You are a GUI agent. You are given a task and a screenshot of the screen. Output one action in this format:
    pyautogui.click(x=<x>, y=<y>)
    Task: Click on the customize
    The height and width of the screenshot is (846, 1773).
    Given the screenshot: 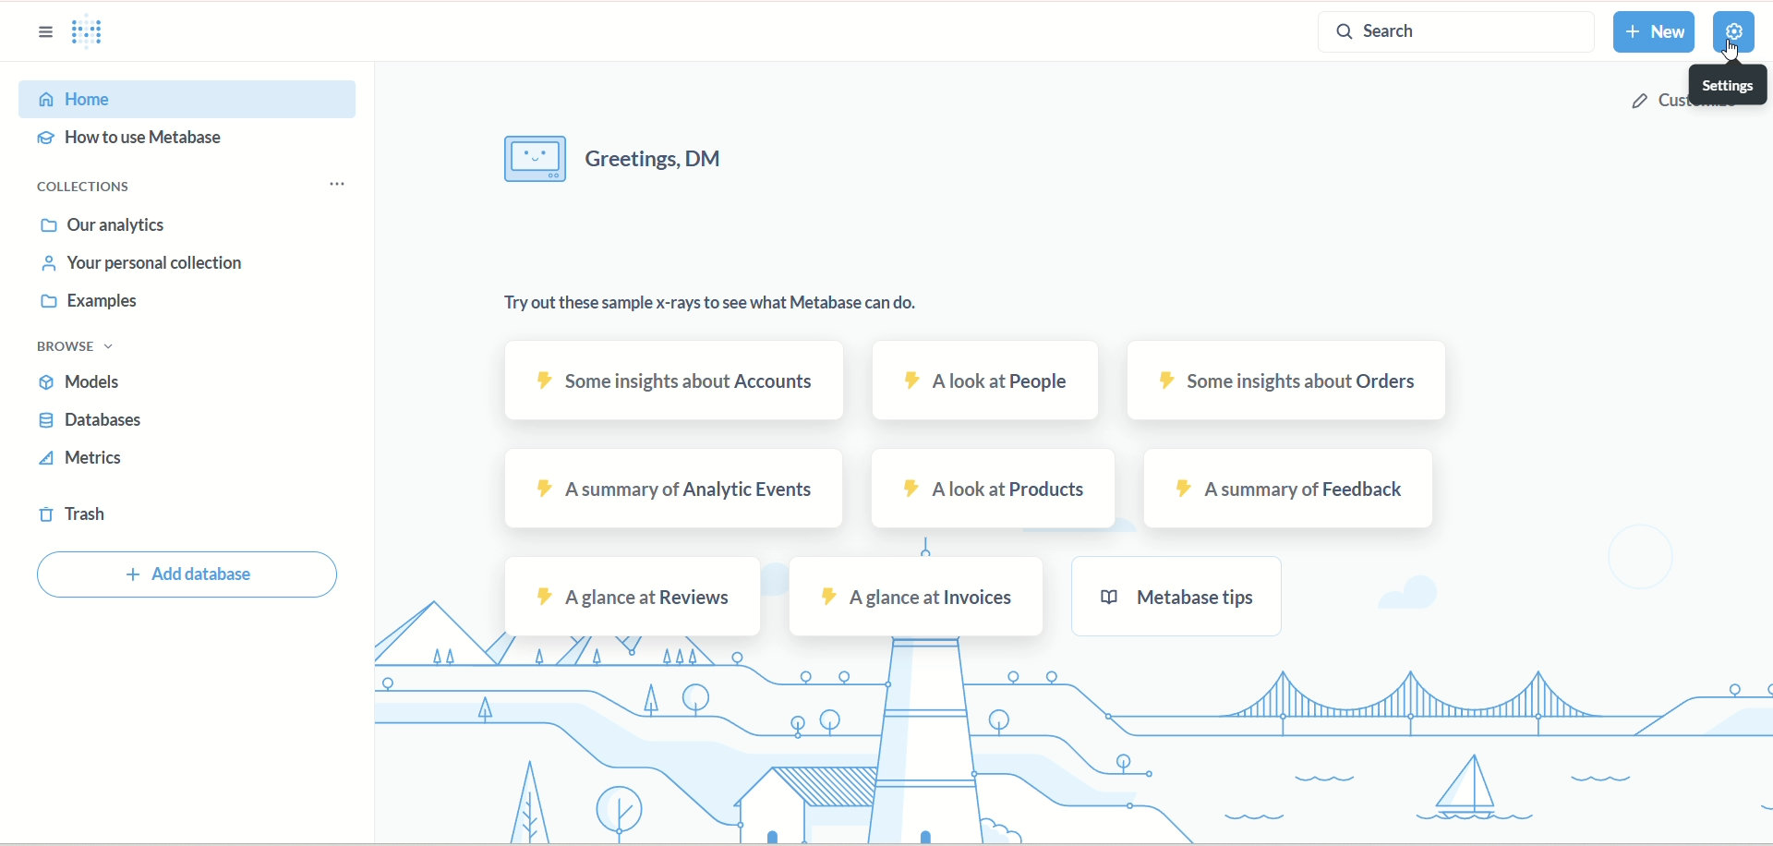 What is the action you would take?
    pyautogui.click(x=1659, y=101)
    